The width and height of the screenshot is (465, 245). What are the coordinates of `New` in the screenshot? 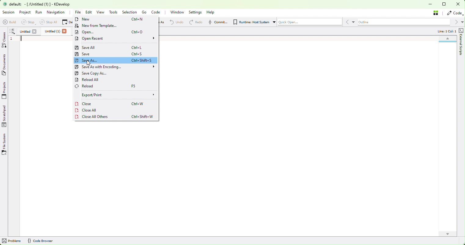 It's located at (90, 20).